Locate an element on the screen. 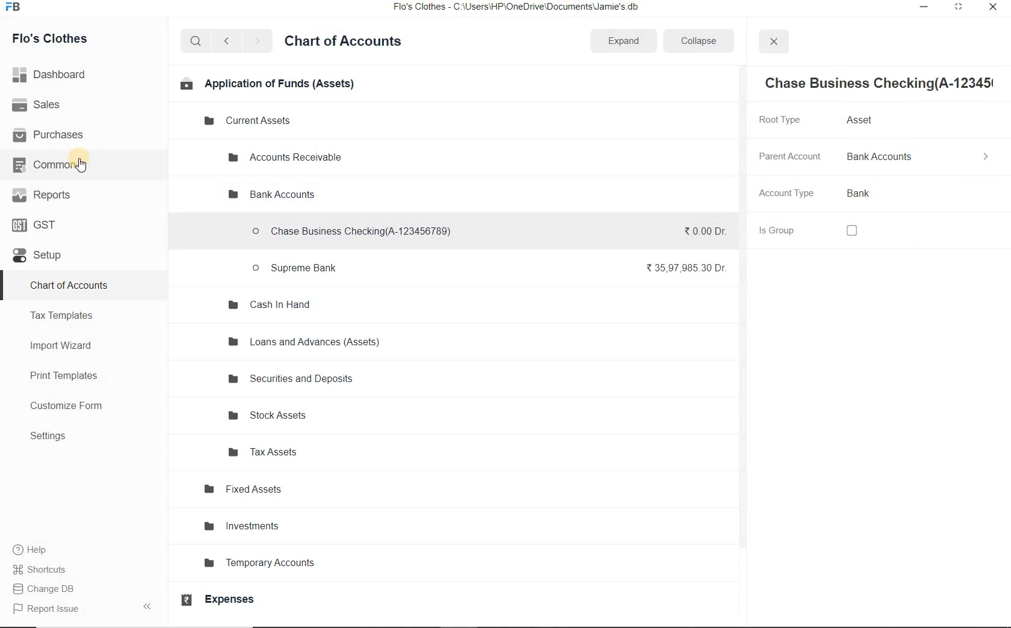 The image size is (1011, 628). Add Account is located at coordinates (356, 195).